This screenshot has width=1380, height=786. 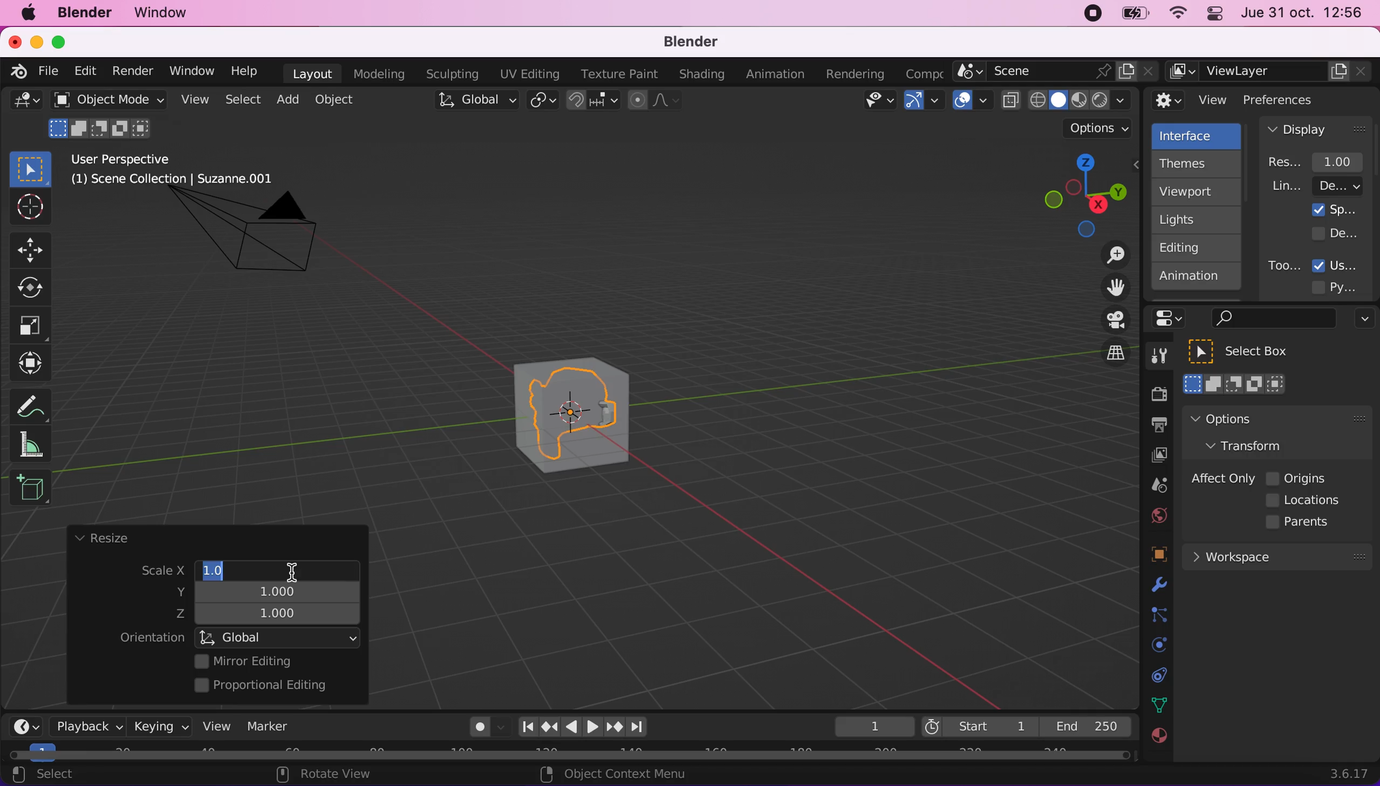 What do you see at coordinates (1344, 264) in the screenshot?
I see `user tooltips` at bounding box center [1344, 264].